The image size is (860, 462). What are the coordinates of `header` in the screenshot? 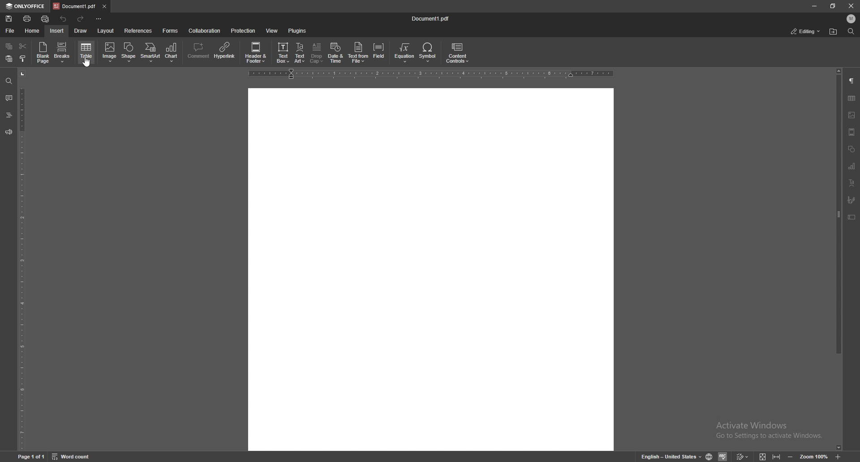 It's located at (852, 133).